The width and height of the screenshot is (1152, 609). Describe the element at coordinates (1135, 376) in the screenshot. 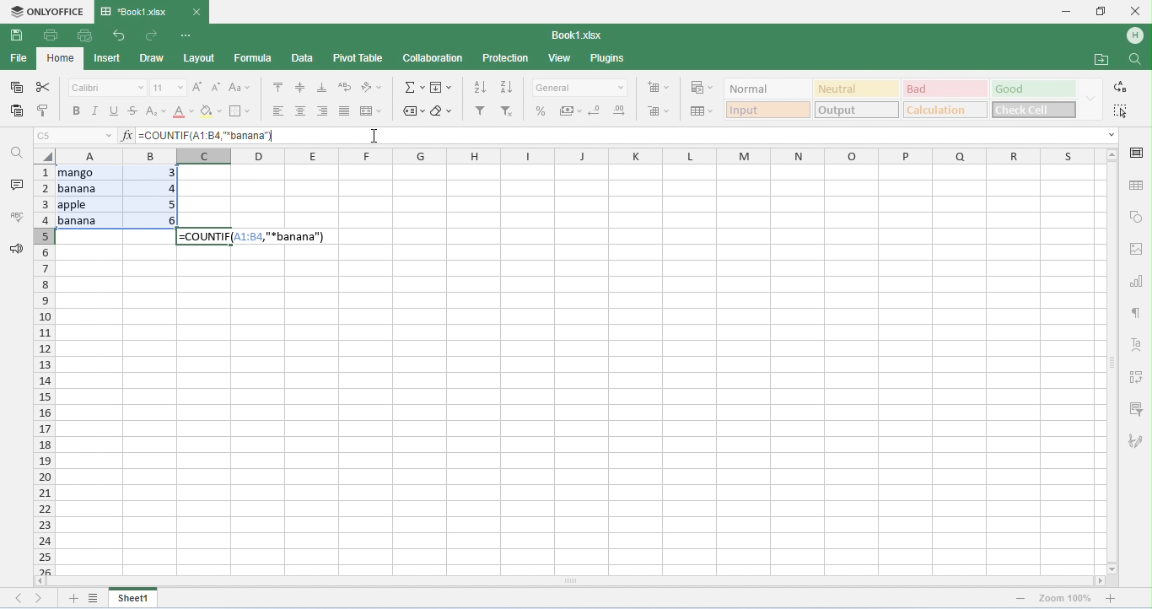

I see `pivot table settings` at that location.